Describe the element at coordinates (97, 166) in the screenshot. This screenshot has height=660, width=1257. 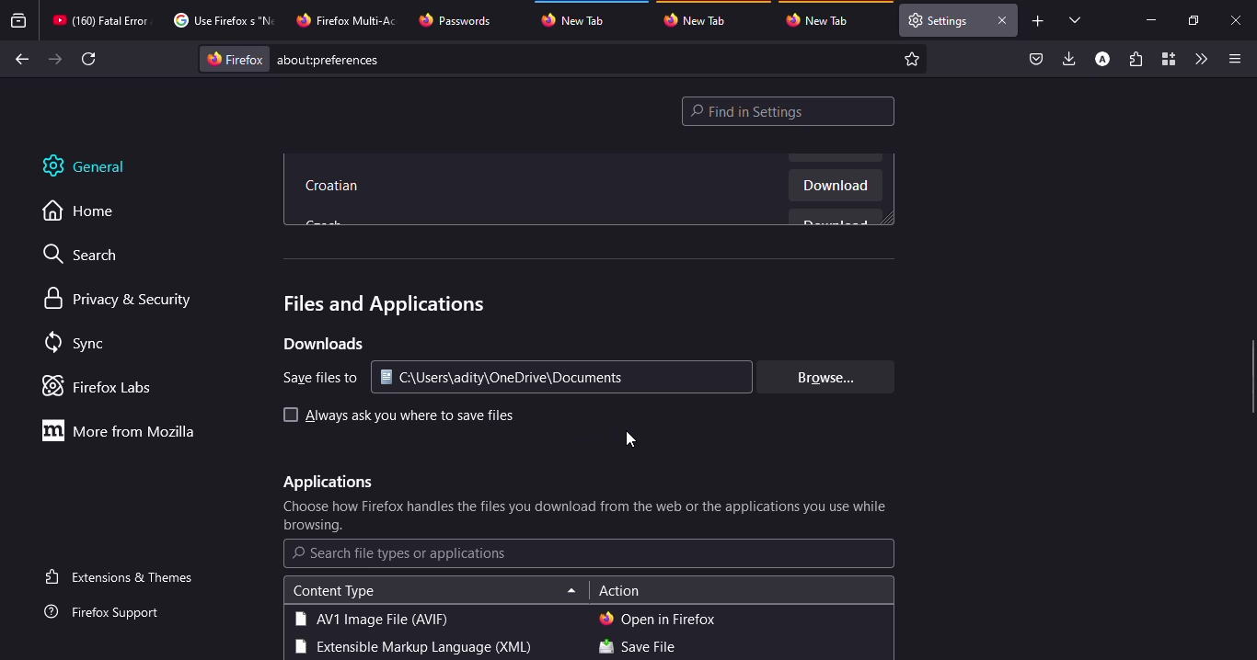
I see `general` at that location.